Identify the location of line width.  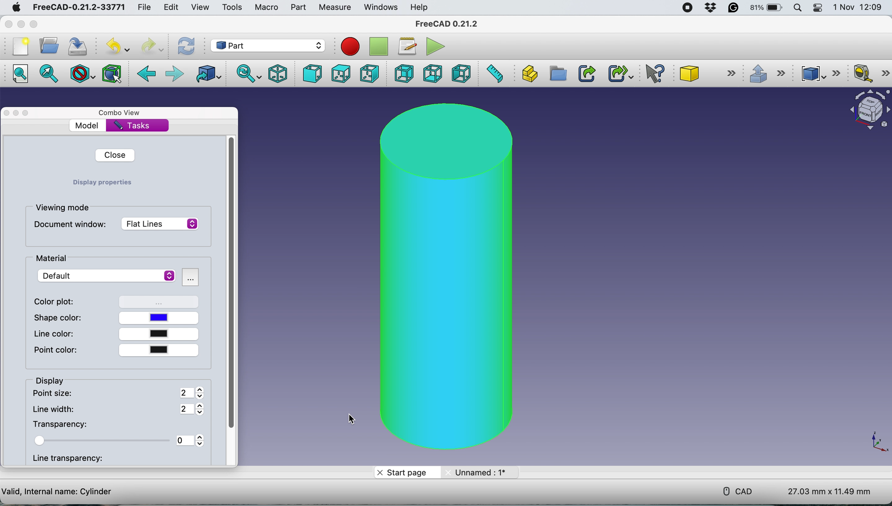
(119, 409).